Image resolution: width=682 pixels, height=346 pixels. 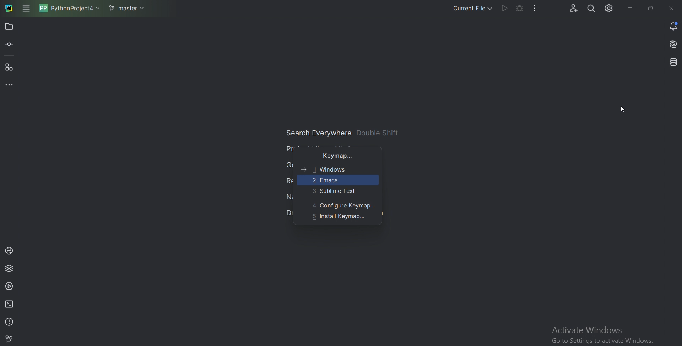 What do you see at coordinates (671, 42) in the screenshot?
I see `Install AI assistant` at bounding box center [671, 42].